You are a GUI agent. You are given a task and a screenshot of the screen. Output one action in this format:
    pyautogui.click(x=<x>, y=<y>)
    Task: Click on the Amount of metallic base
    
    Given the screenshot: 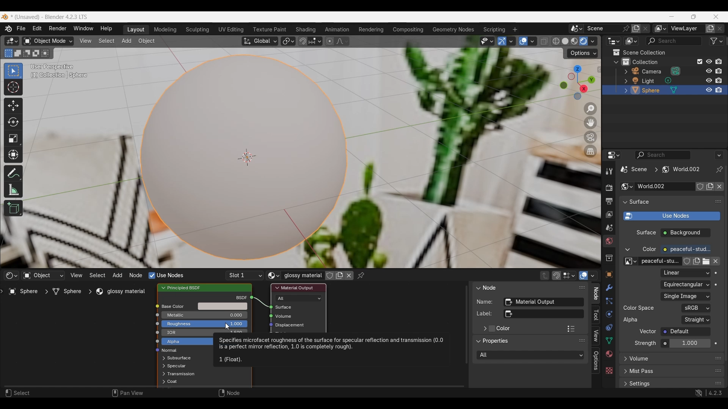 What is the action you would take?
    pyautogui.click(x=204, y=315)
    